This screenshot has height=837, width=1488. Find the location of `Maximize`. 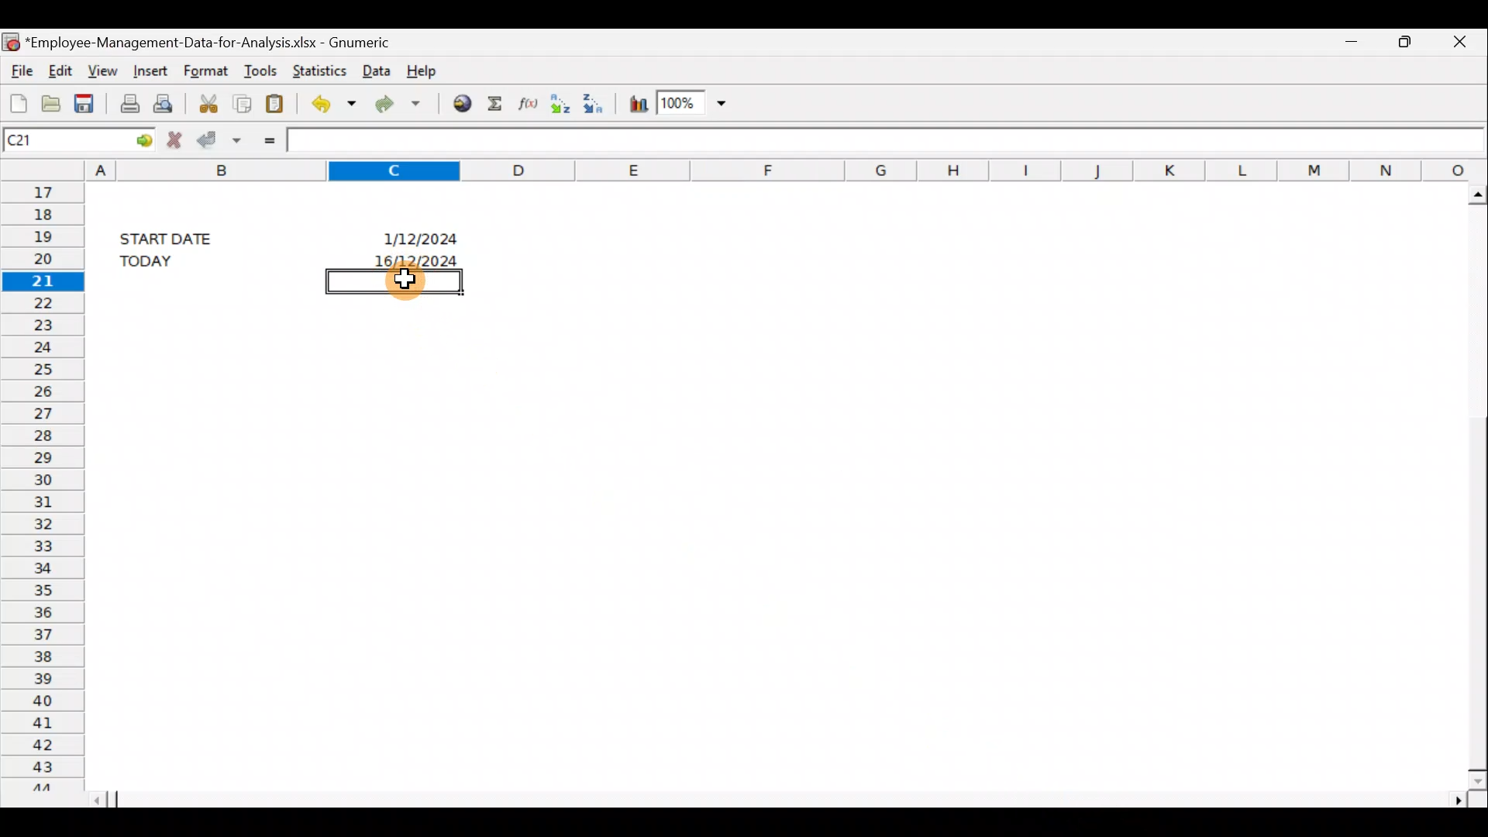

Maximize is located at coordinates (1404, 43).